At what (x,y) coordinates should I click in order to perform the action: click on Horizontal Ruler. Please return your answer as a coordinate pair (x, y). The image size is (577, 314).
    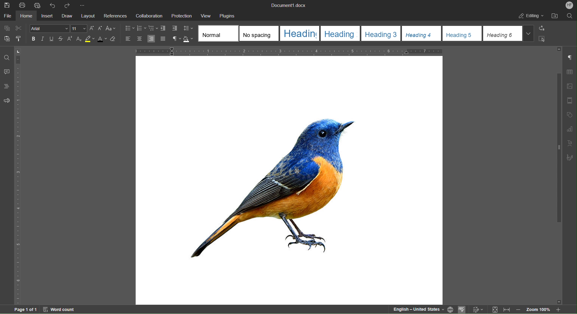
    Looking at the image, I should click on (291, 50).